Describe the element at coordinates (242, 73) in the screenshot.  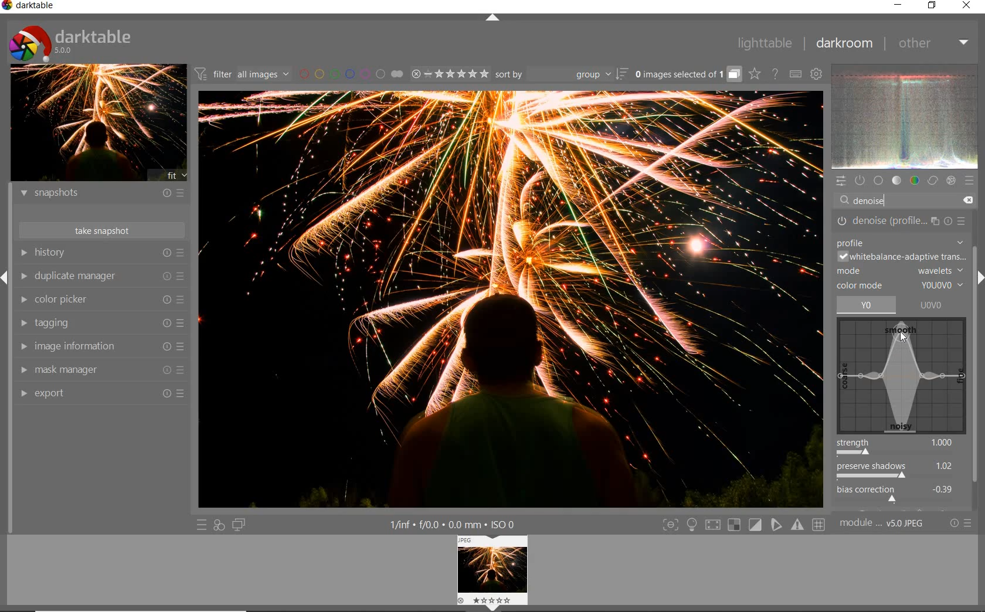
I see `filter all images by module order` at that location.